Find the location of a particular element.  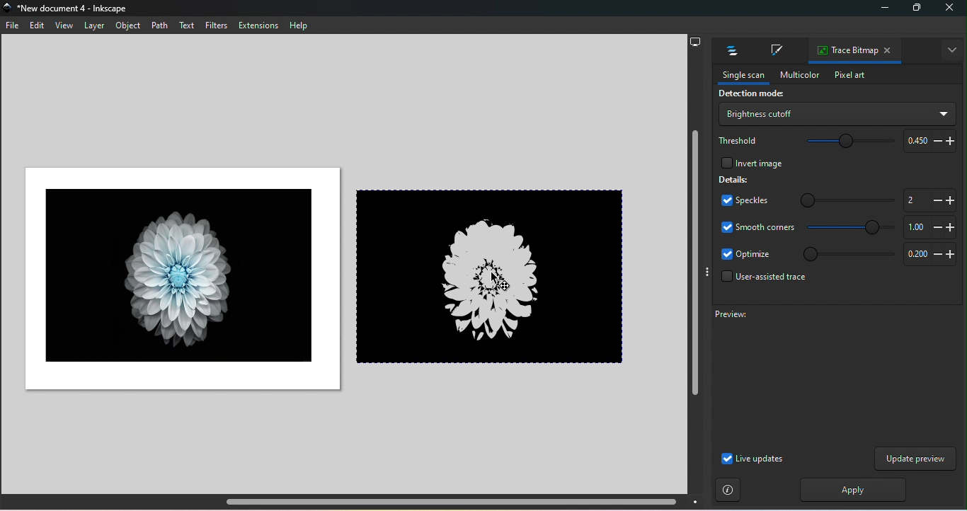

Preview is located at coordinates (826, 376).